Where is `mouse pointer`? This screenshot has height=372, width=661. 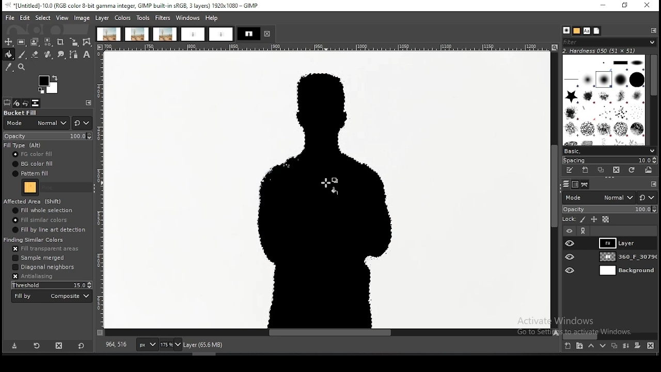 mouse pointer is located at coordinates (330, 187).